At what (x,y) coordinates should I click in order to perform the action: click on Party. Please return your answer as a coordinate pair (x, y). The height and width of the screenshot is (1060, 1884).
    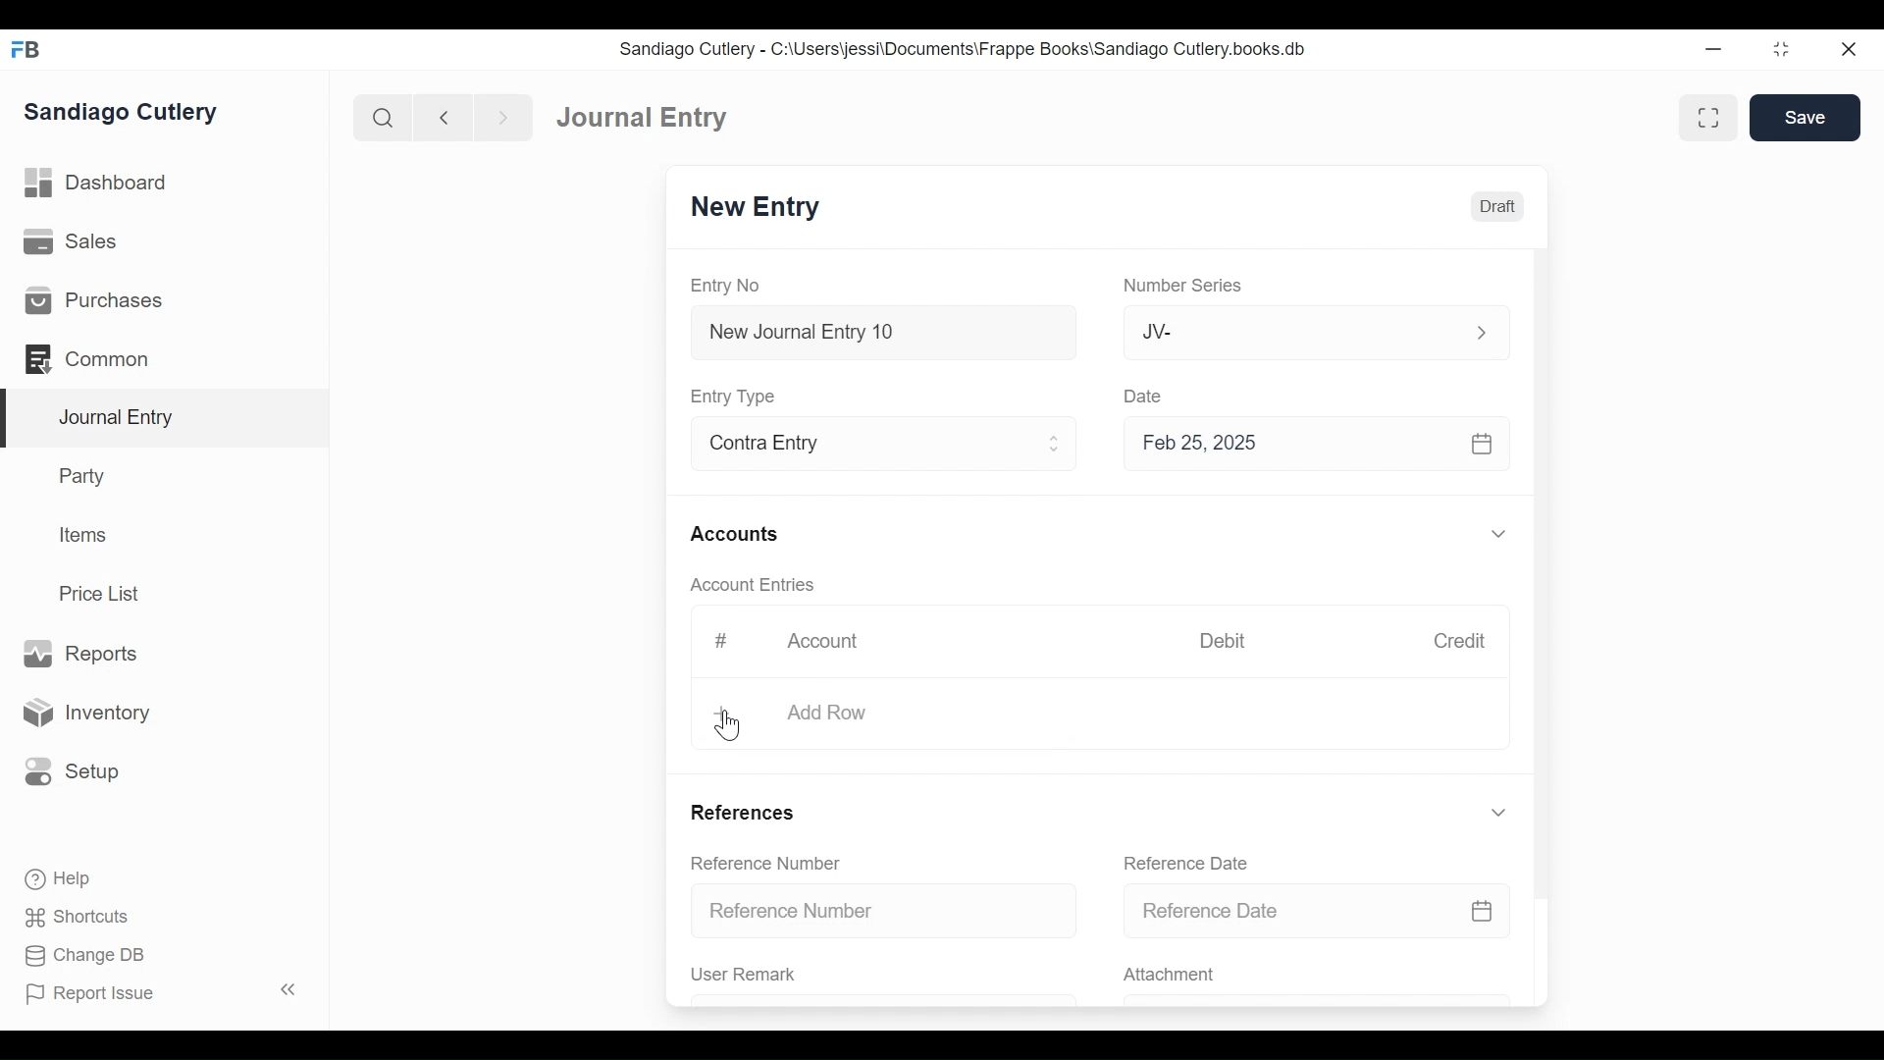
    Looking at the image, I should click on (79, 476).